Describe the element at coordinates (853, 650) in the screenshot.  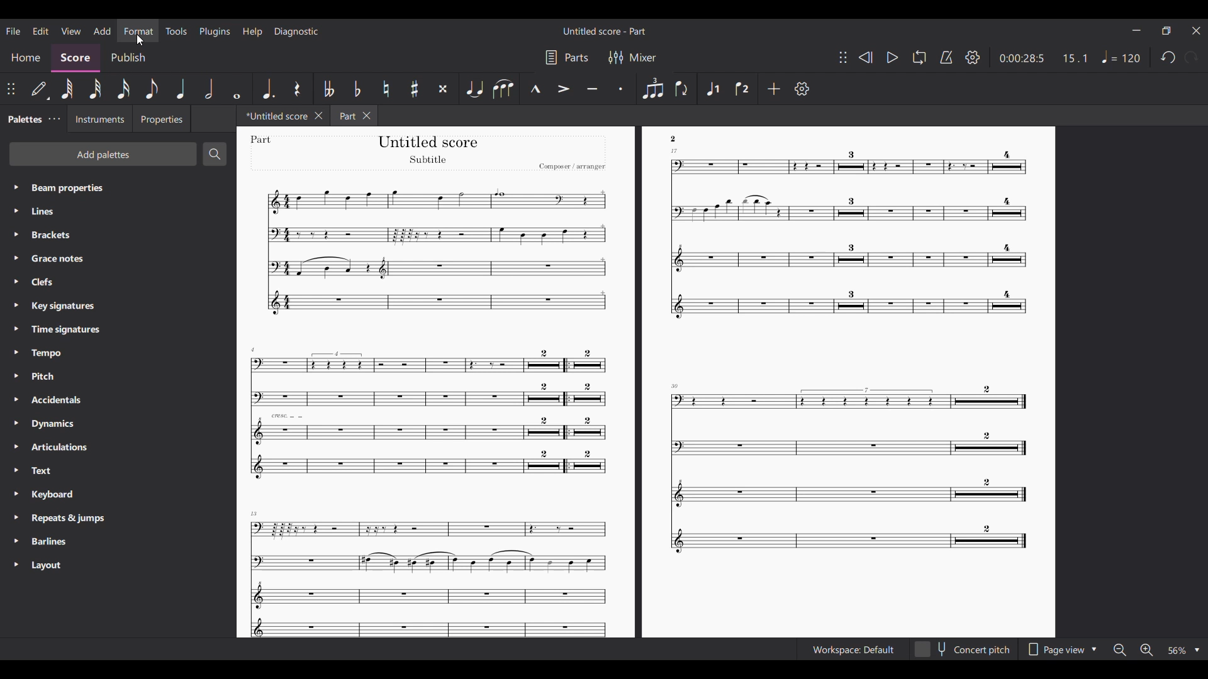
I see `Workspace Default` at that location.